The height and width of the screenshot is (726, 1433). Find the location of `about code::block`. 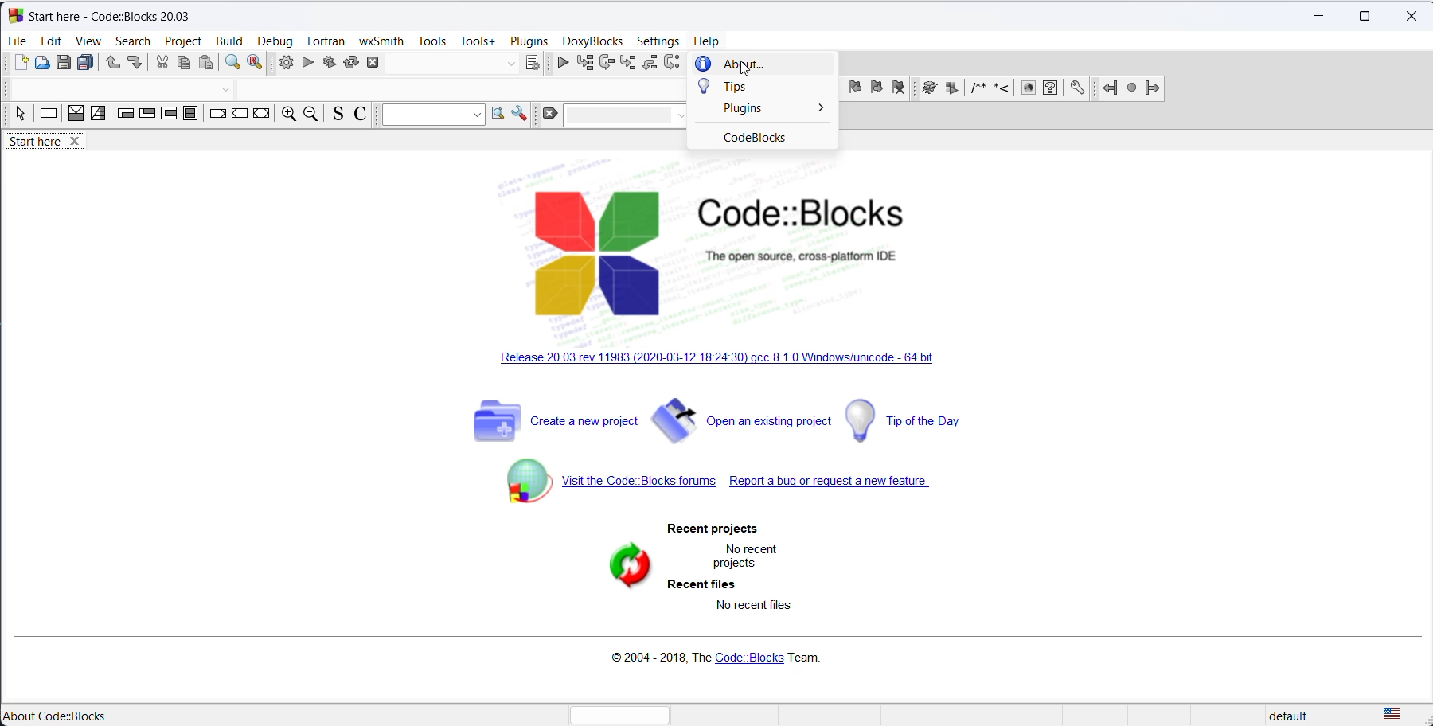

about code::block is located at coordinates (61, 715).